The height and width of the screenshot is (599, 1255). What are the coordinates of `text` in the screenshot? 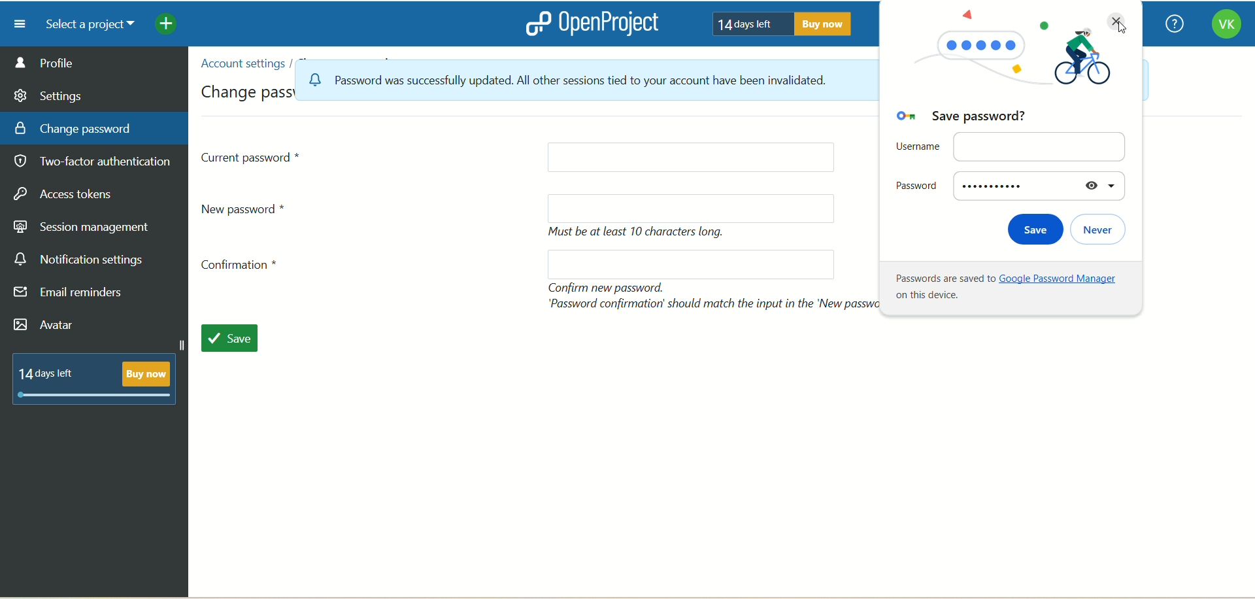 It's located at (100, 377).